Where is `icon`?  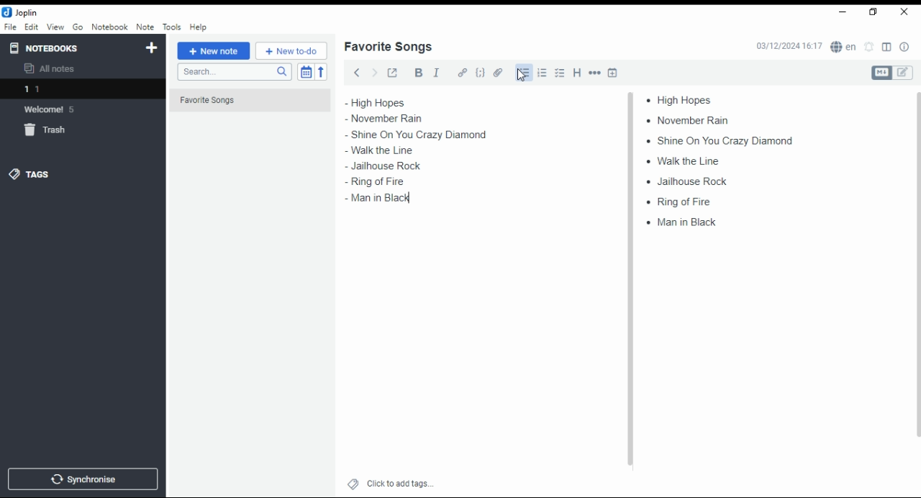
icon is located at coordinates (22, 12).